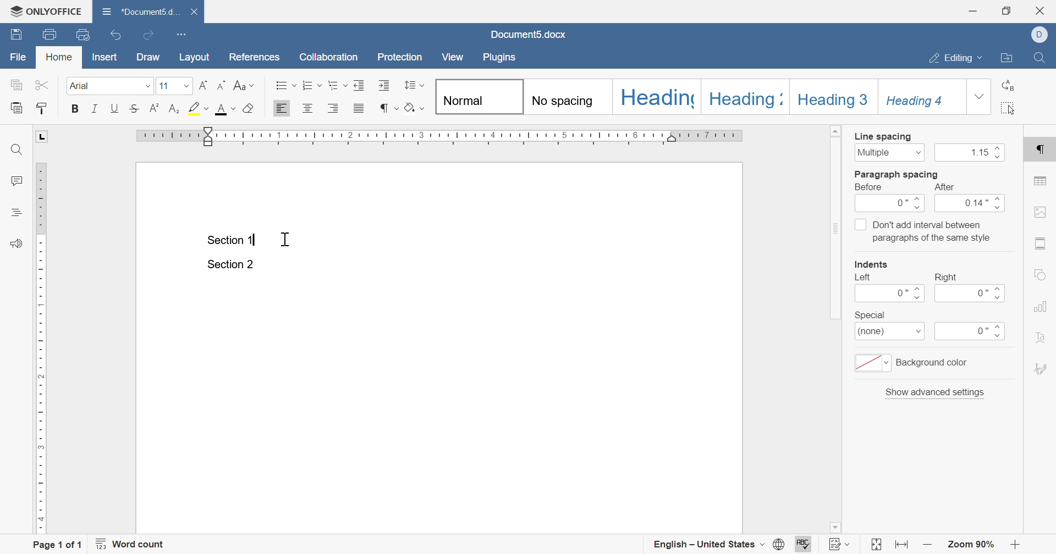 The width and height of the screenshot is (1056, 554). What do you see at coordinates (873, 264) in the screenshot?
I see `indents` at bounding box center [873, 264].